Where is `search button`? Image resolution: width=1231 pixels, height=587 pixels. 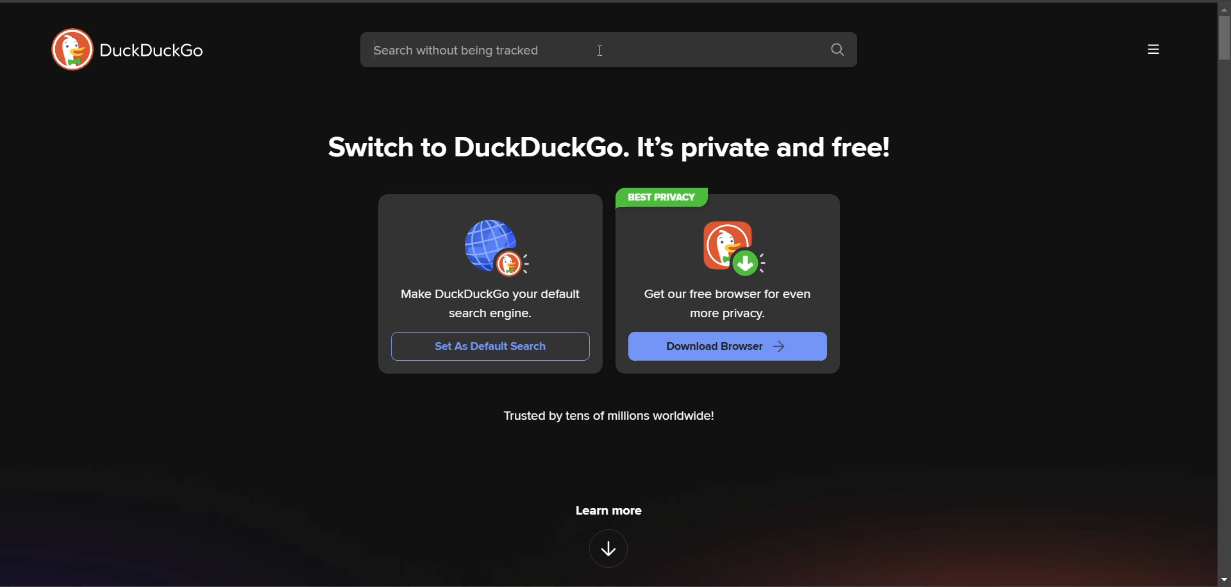
search button is located at coordinates (837, 51).